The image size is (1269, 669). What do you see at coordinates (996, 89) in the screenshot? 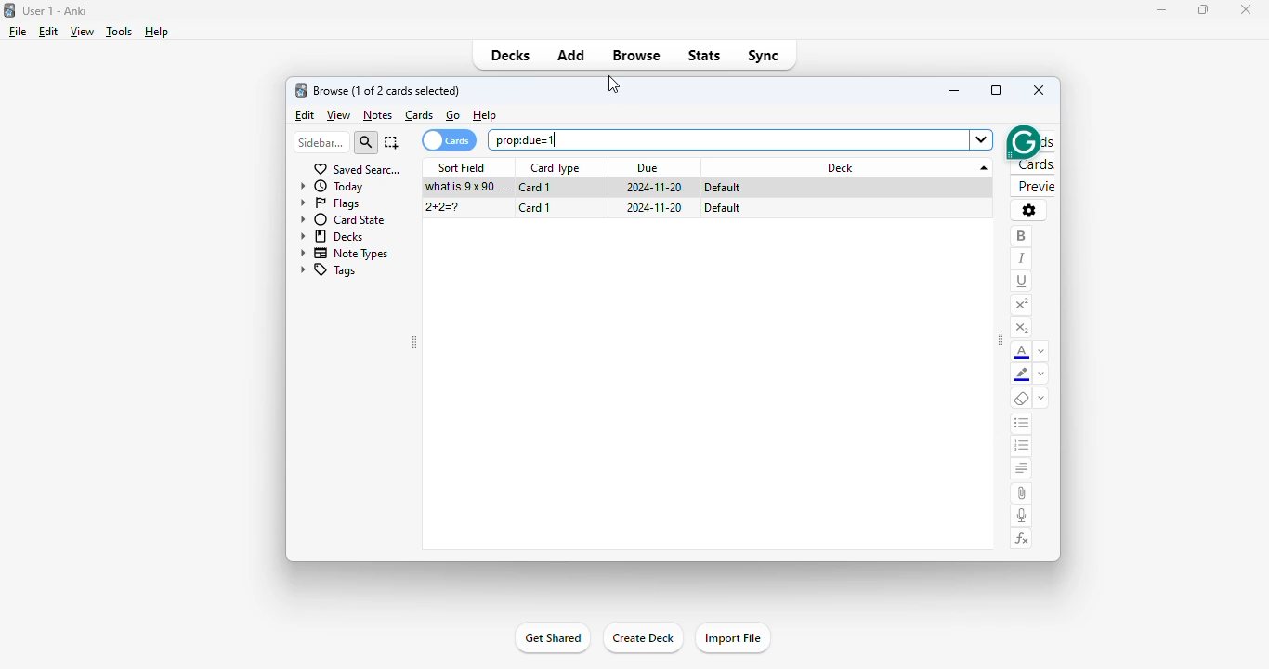
I see `maximize` at bounding box center [996, 89].